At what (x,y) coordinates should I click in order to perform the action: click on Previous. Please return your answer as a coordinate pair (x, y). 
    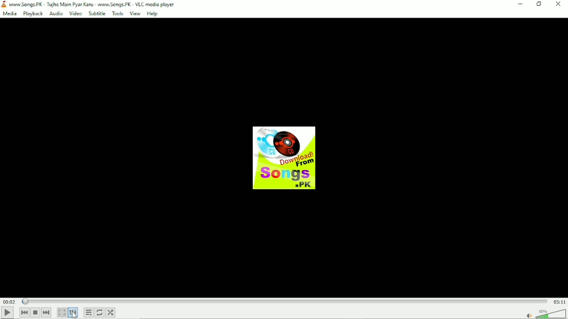
    Looking at the image, I should click on (24, 312).